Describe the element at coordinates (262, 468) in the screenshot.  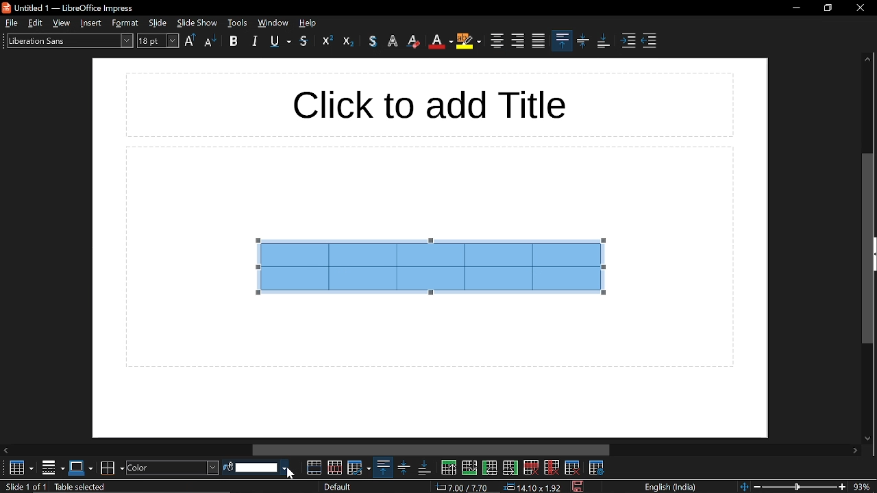
I see `fill color` at that location.